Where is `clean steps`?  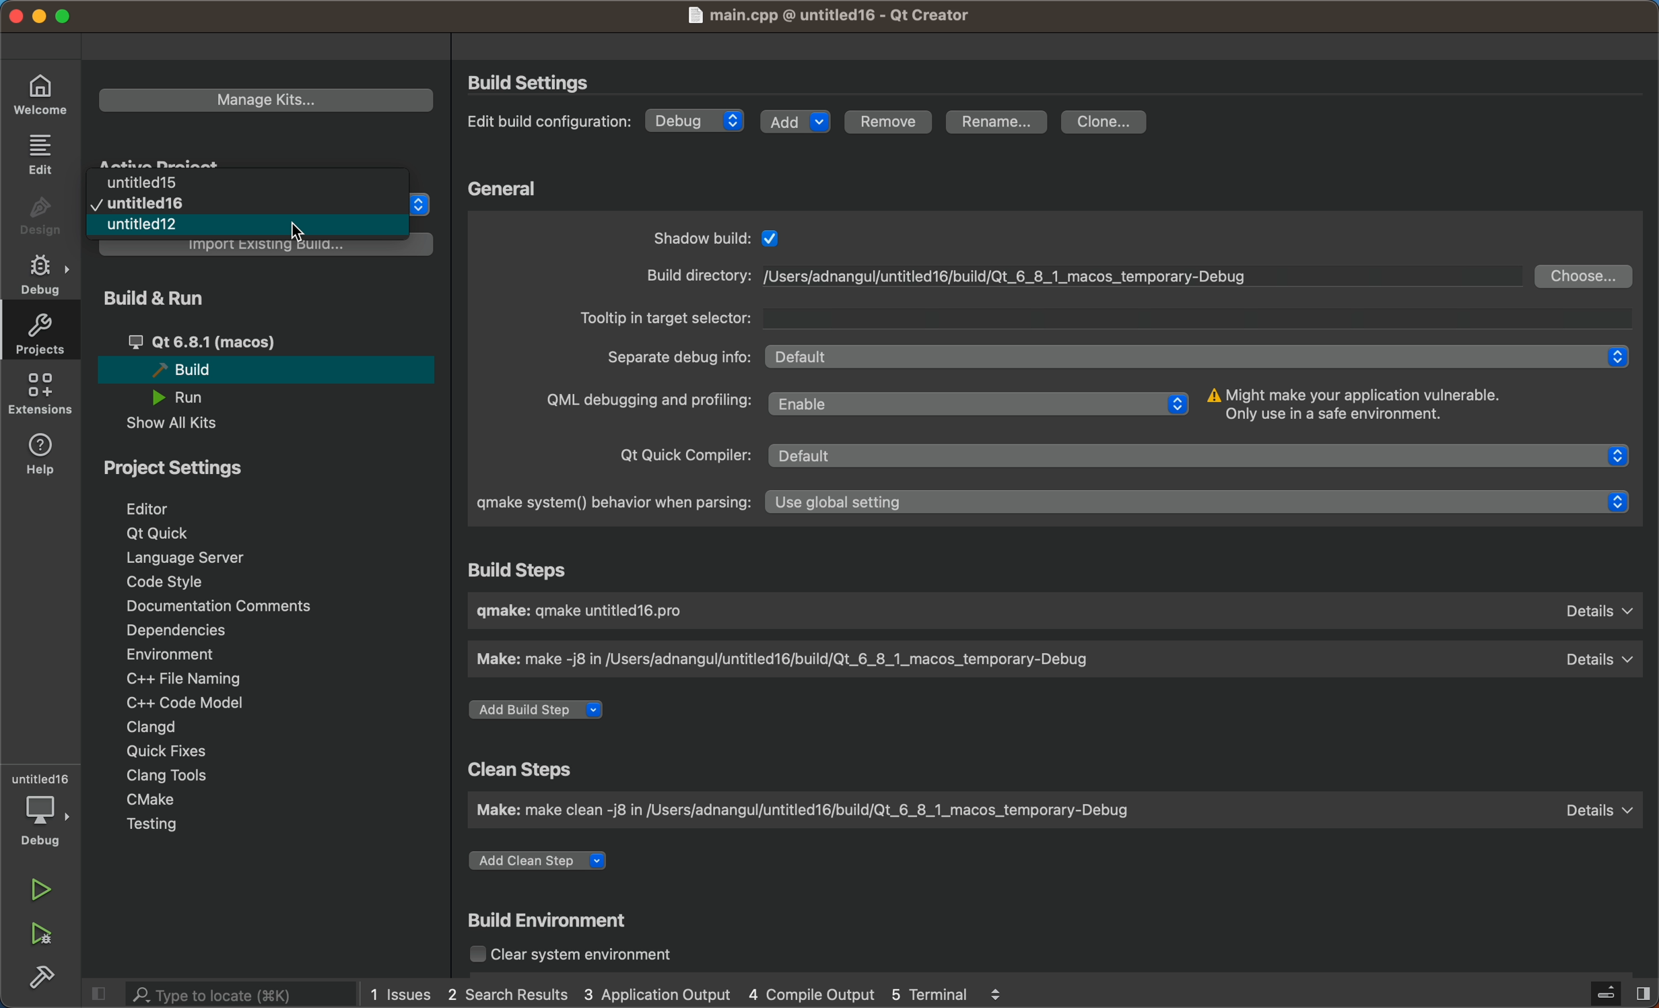
clean steps is located at coordinates (535, 768).